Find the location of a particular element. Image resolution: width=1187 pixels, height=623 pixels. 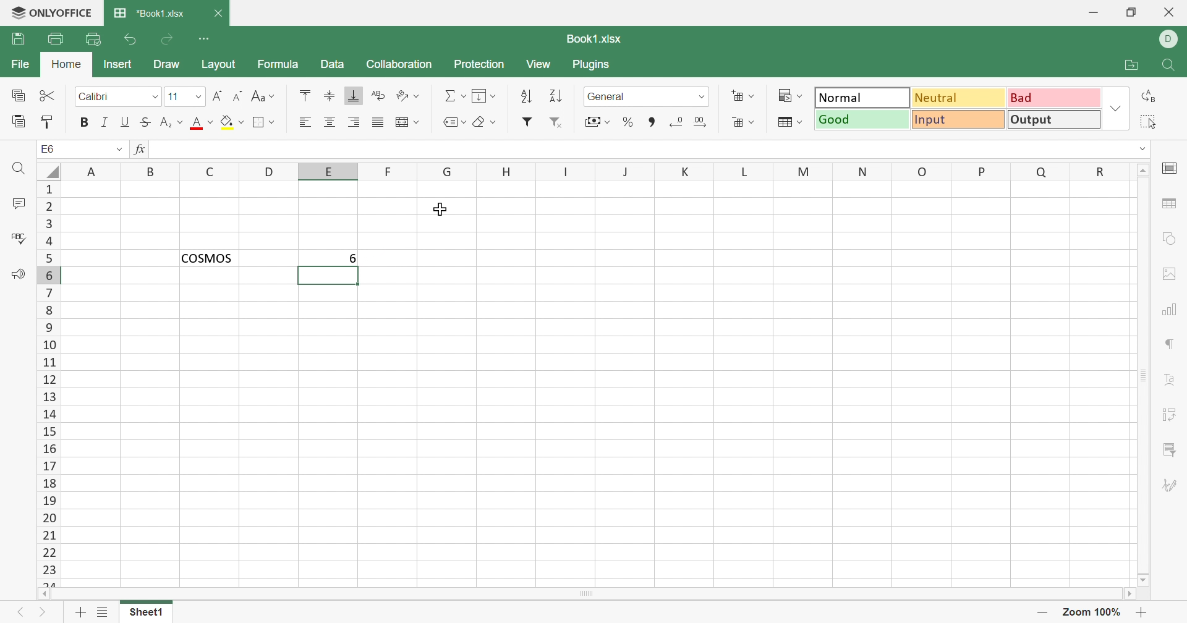

Font size is located at coordinates (177, 95).